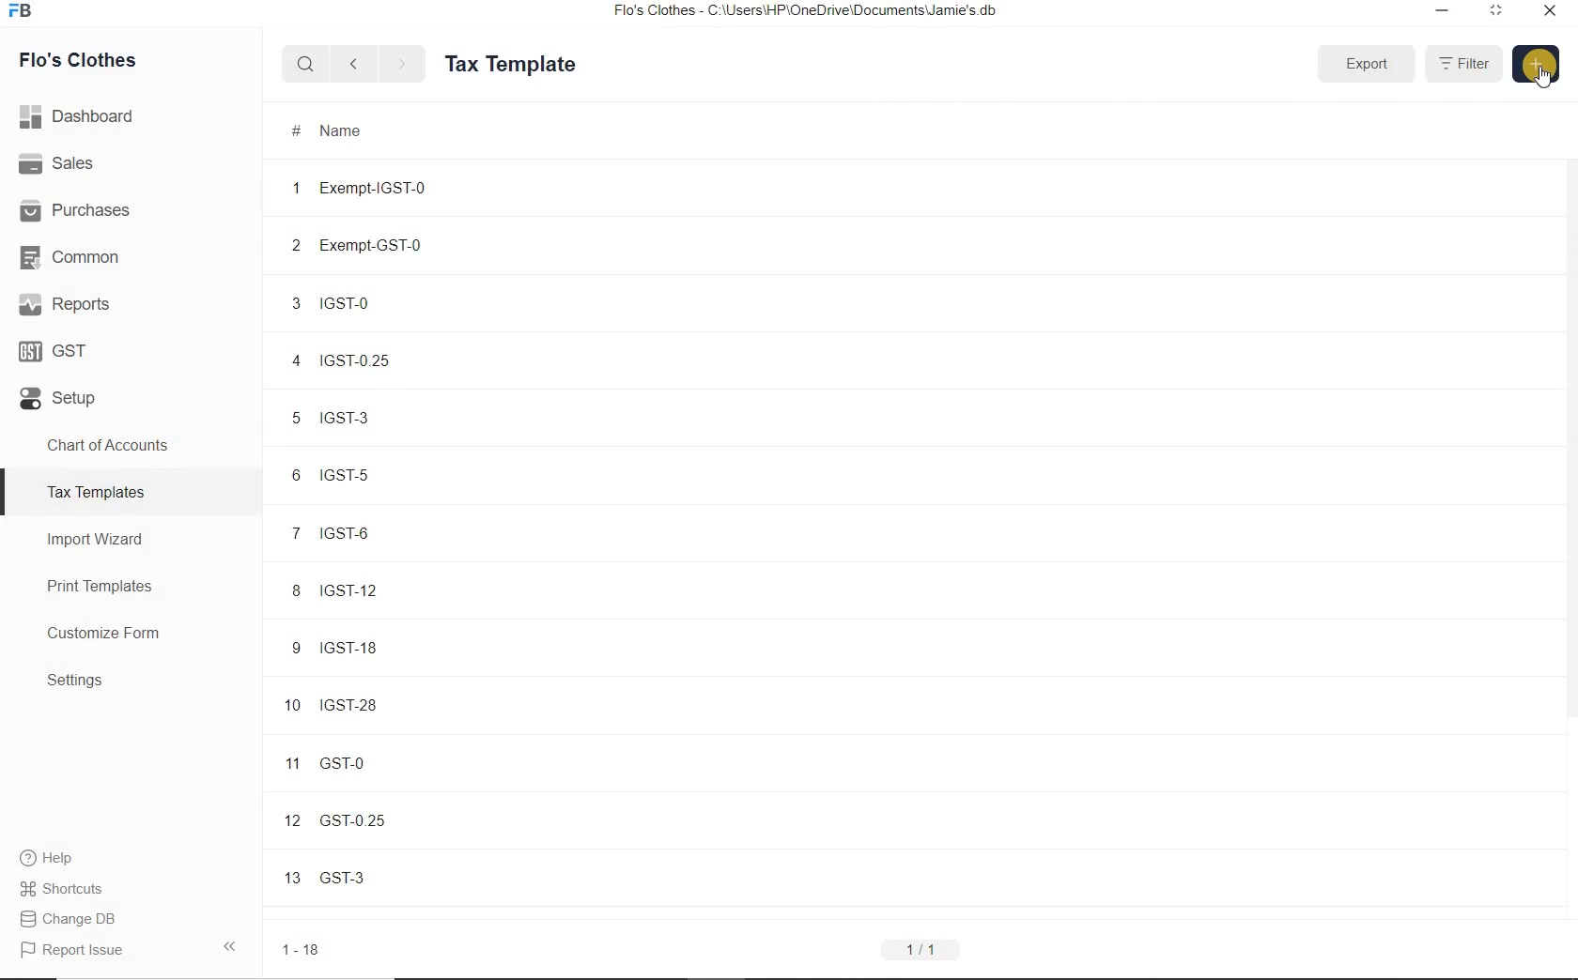  I want to click on FB Logo, so click(20, 11).